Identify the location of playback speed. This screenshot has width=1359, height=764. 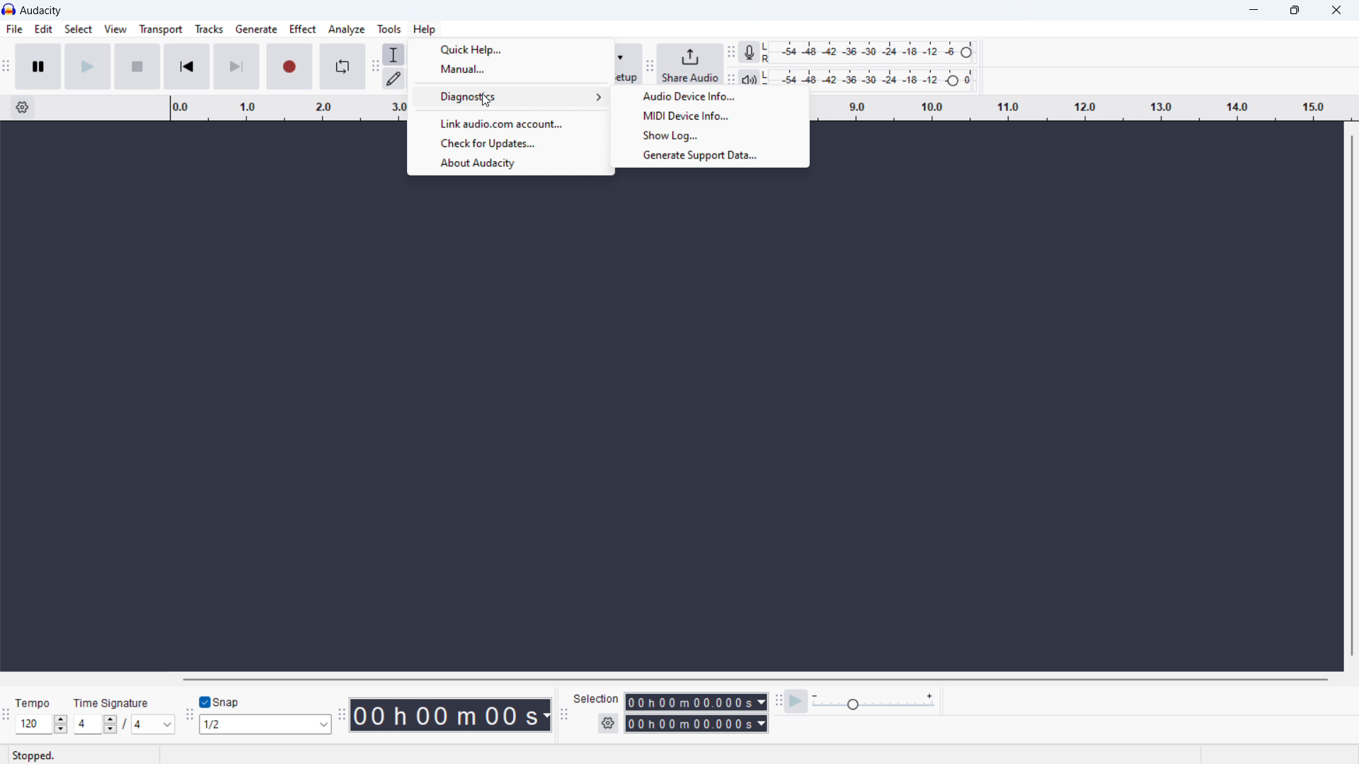
(874, 702).